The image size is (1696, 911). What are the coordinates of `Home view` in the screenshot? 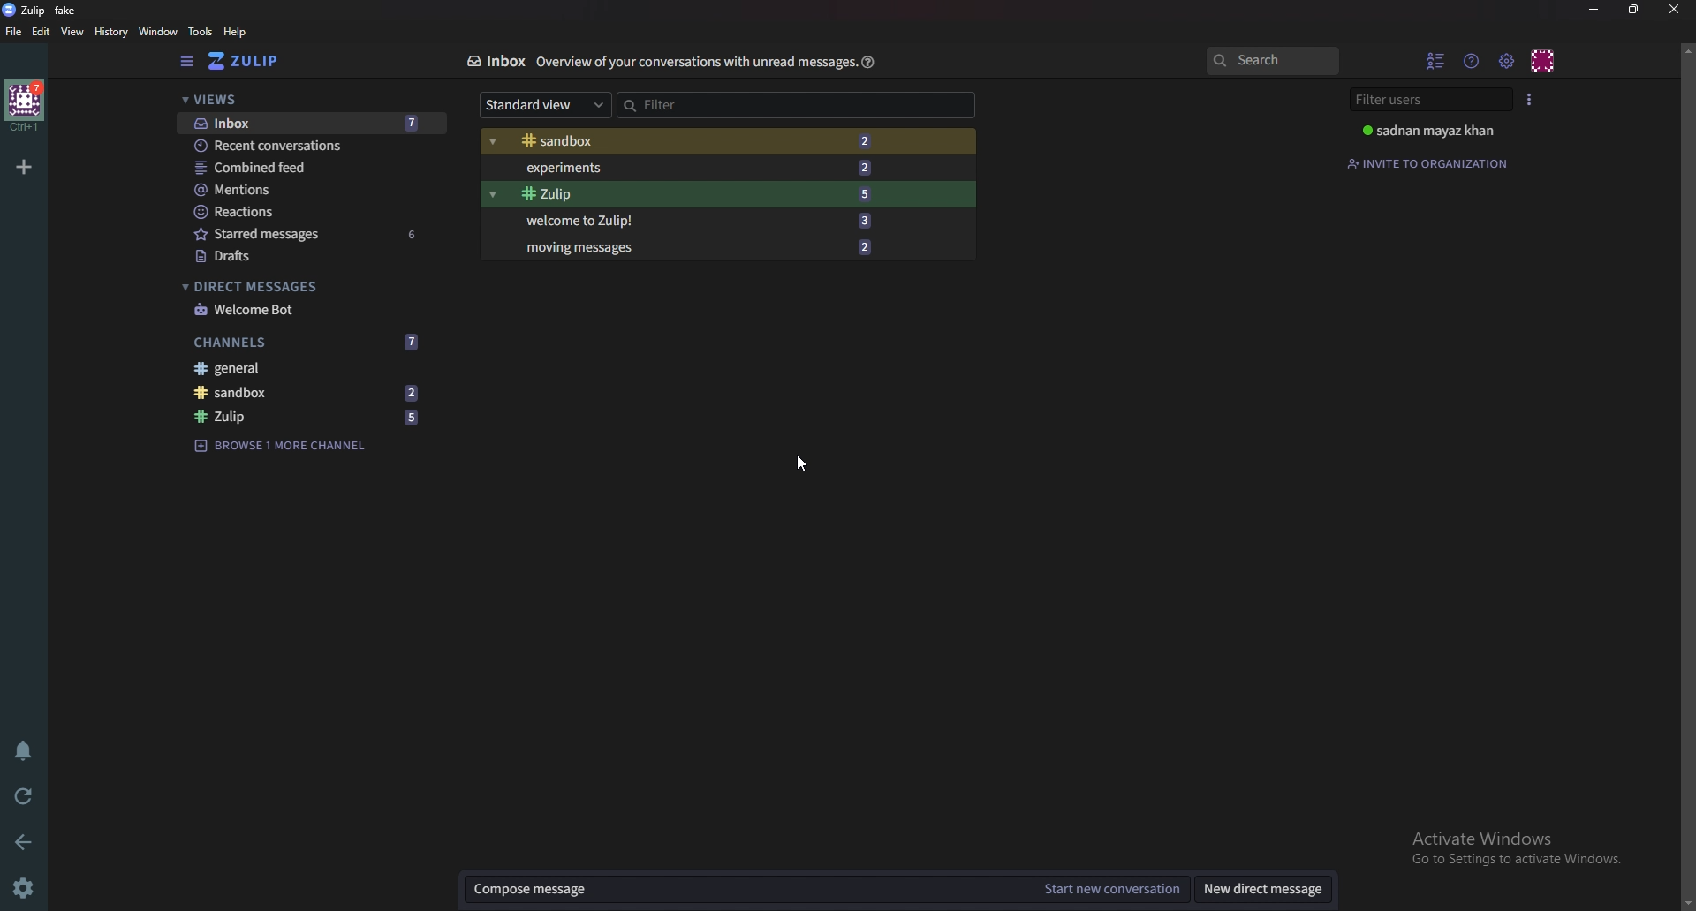 It's located at (256, 61).